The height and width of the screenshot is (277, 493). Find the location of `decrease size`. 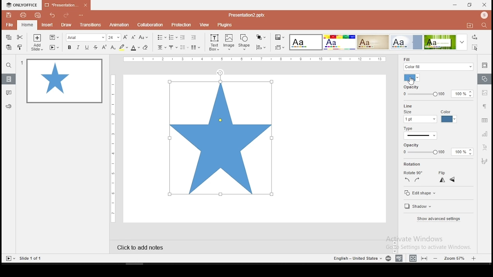

decrease size is located at coordinates (134, 37).